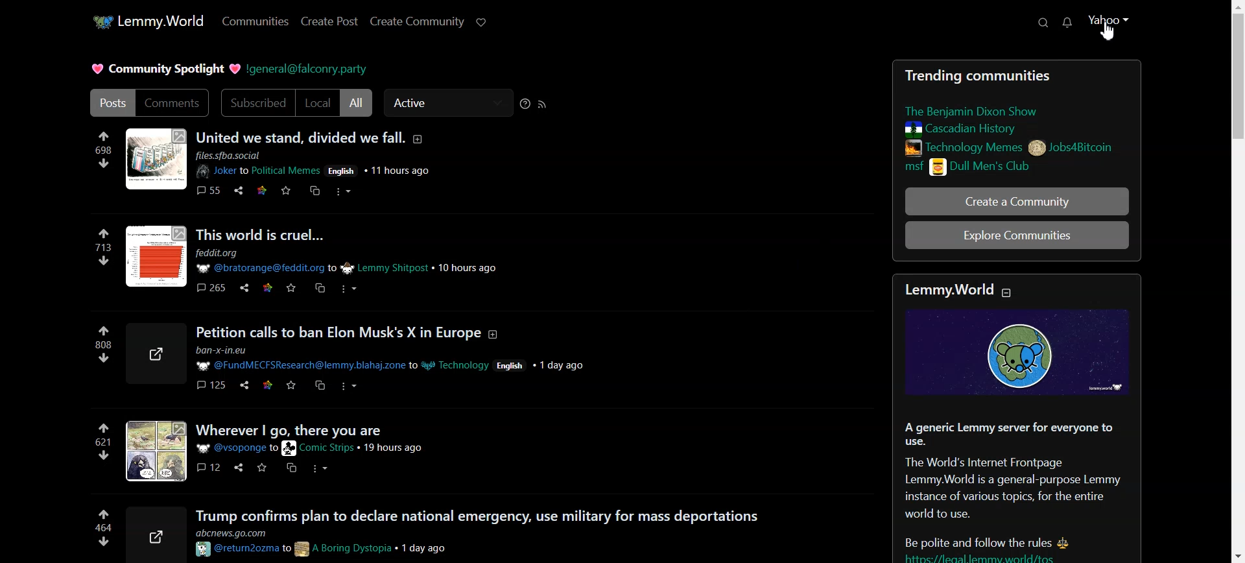 Image resolution: width=1245 pixels, height=563 pixels. I want to click on , so click(284, 197).